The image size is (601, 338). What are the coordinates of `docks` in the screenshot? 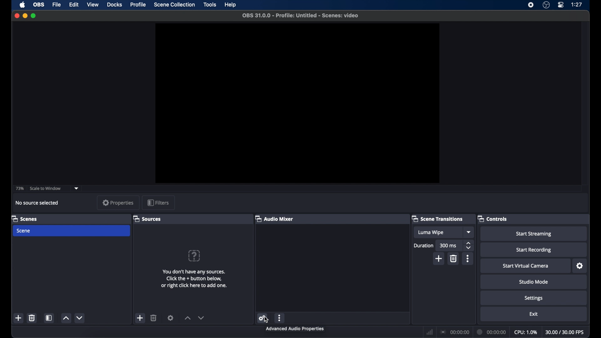 It's located at (115, 5).